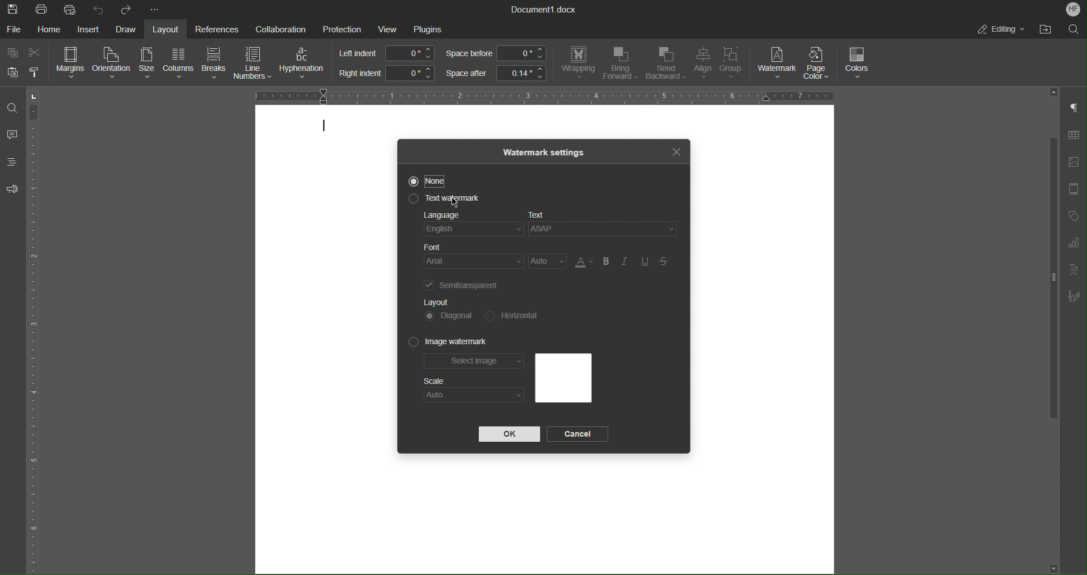 The height and width of the screenshot is (575, 1087). I want to click on Home, so click(51, 29).